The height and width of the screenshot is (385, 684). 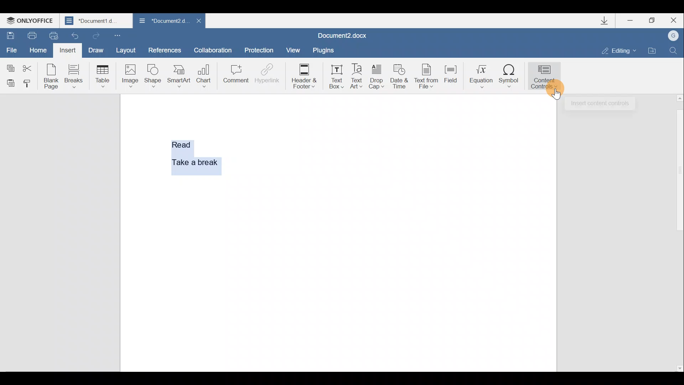 I want to click on Take a break, so click(x=192, y=161).